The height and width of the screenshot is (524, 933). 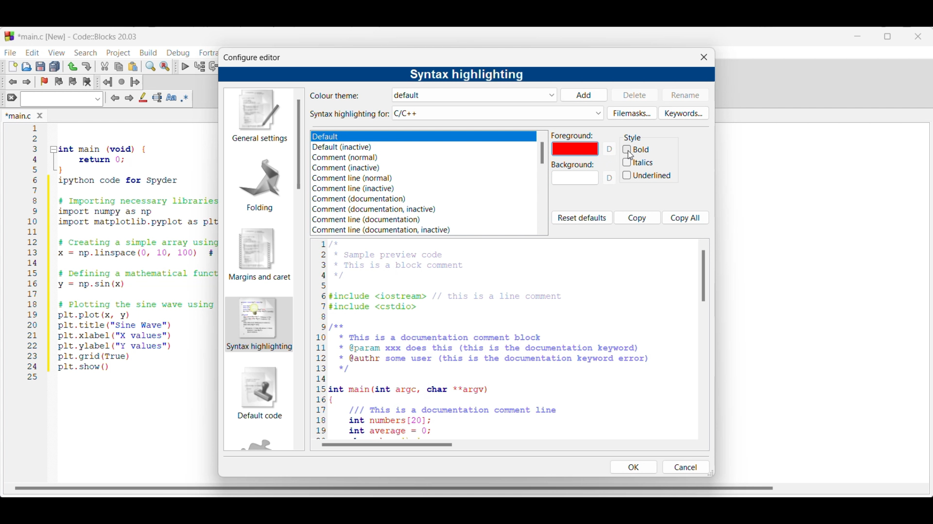 What do you see at coordinates (611, 149) in the screenshot?
I see `D` at bounding box center [611, 149].